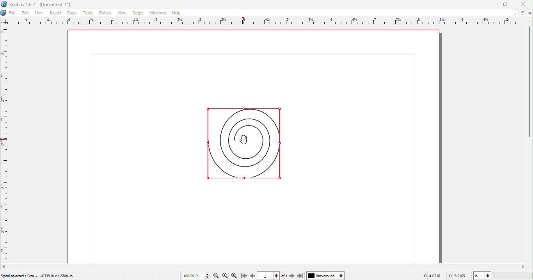  What do you see at coordinates (434, 276) in the screenshot?
I see `X co-ordinate` at bounding box center [434, 276].